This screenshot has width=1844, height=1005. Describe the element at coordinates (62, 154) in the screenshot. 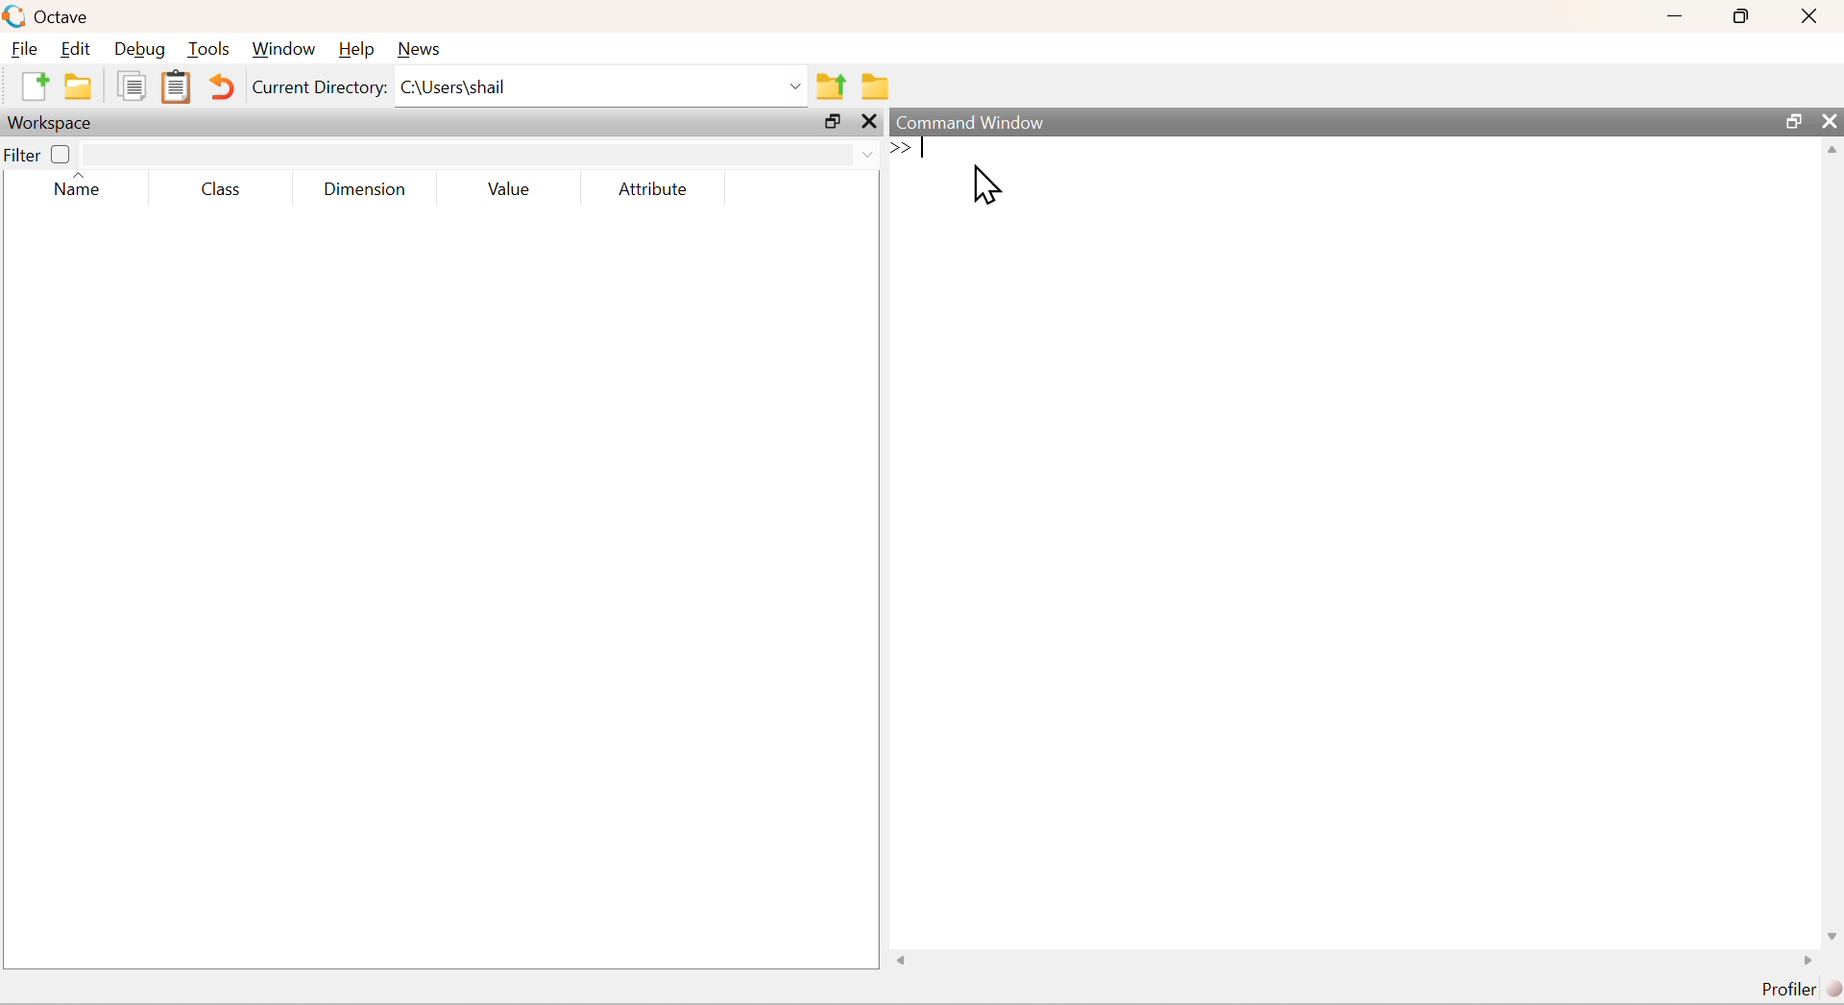

I see `check box` at that location.